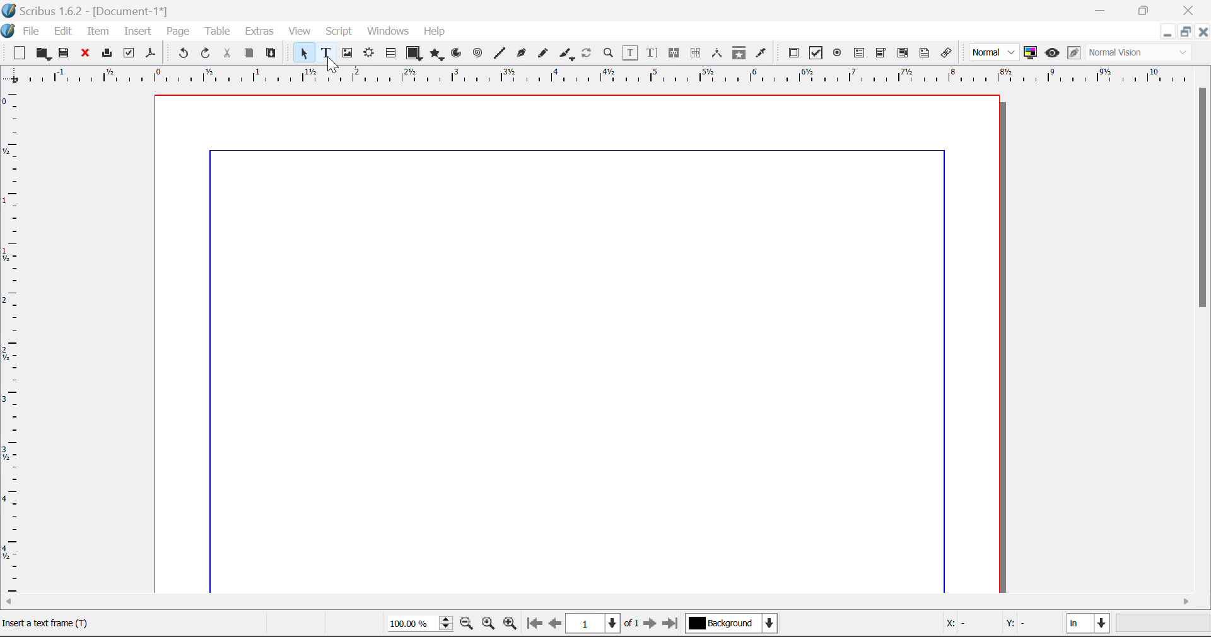 The width and height of the screenshot is (1211, 637). What do you see at coordinates (368, 54) in the screenshot?
I see `Render Frame` at bounding box center [368, 54].